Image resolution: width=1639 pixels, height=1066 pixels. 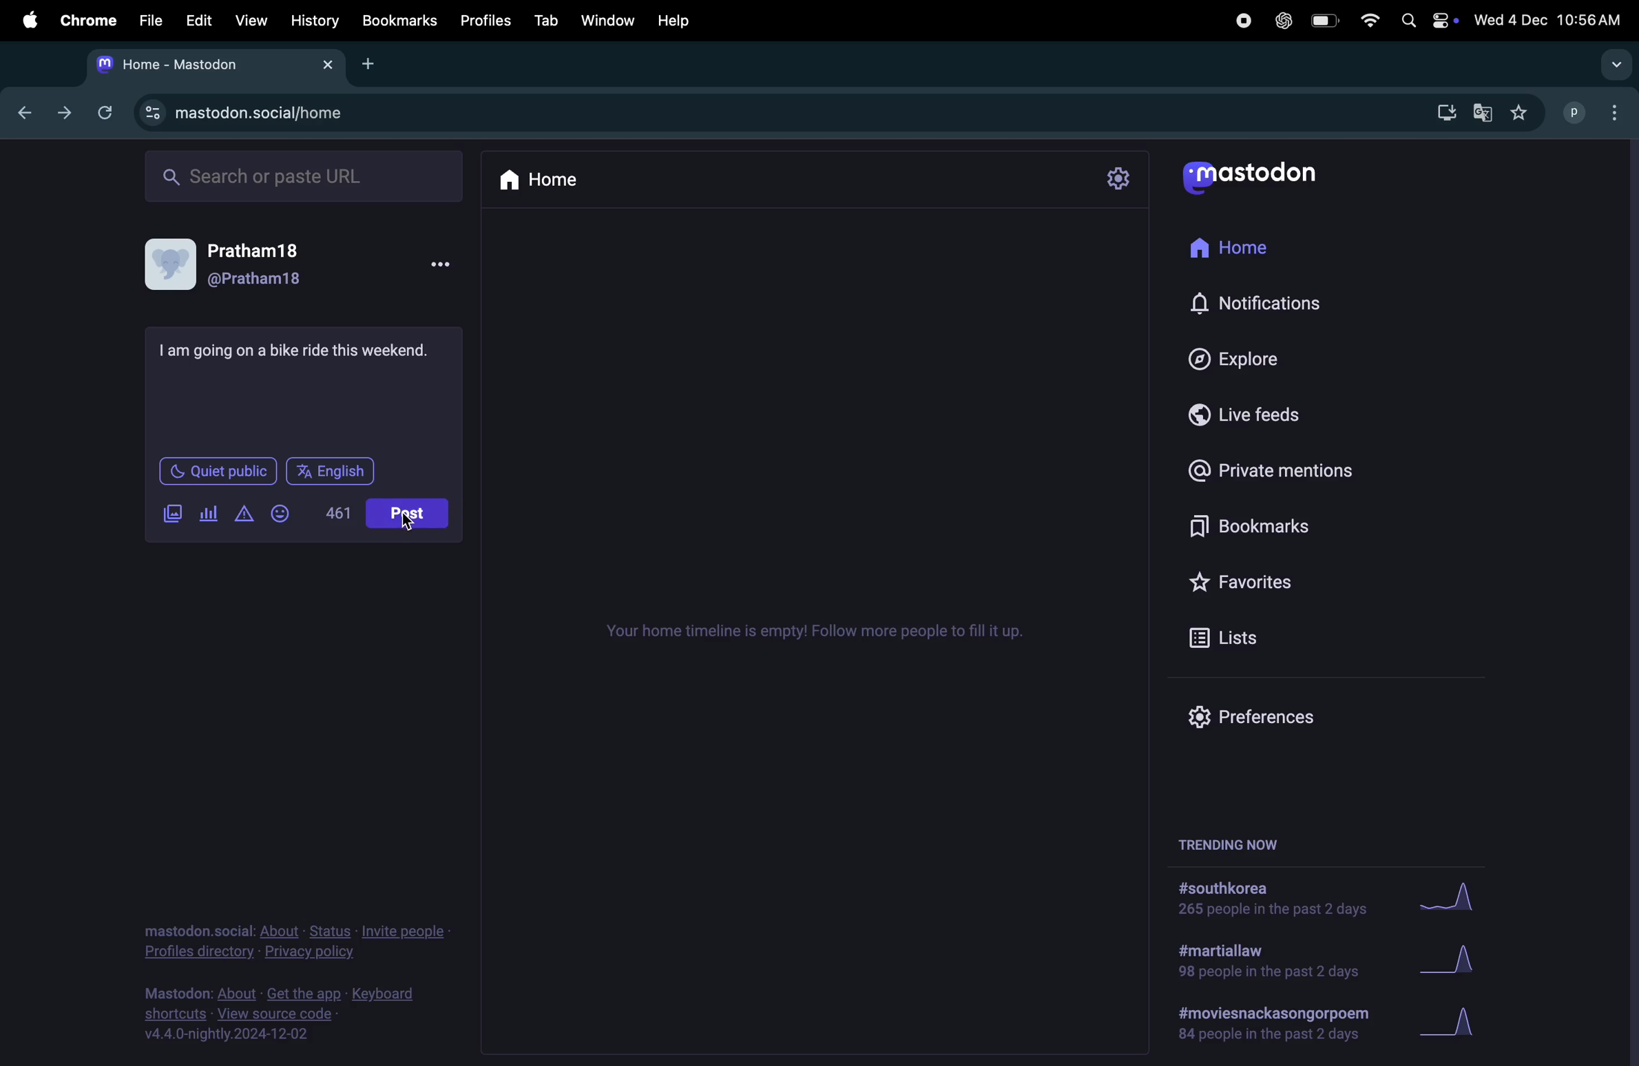 I want to click on 500 words, so click(x=336, y=514).